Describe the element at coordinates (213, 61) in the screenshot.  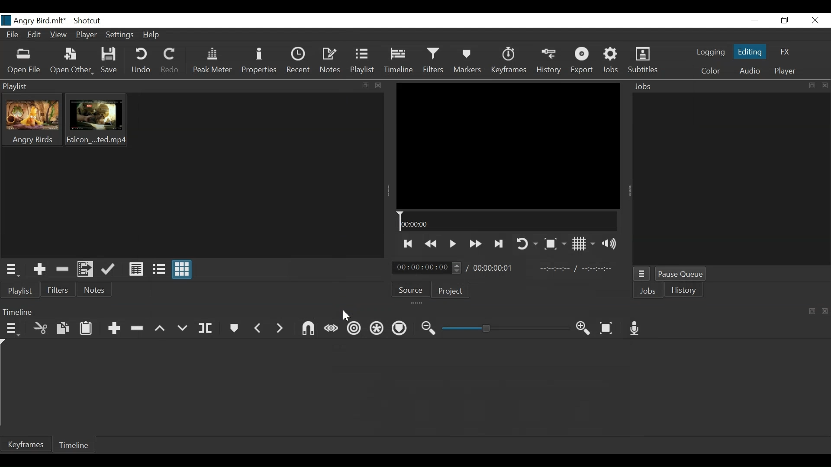
I see `Peak Meter` at that location.